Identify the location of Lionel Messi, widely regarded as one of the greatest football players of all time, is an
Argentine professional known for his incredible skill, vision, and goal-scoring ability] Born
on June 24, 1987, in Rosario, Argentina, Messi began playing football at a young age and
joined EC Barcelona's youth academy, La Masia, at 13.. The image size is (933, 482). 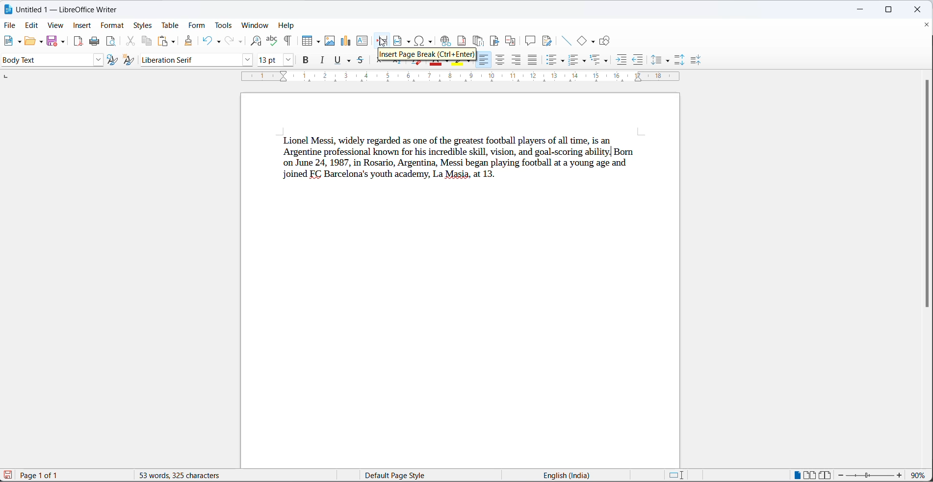
(467, 163).